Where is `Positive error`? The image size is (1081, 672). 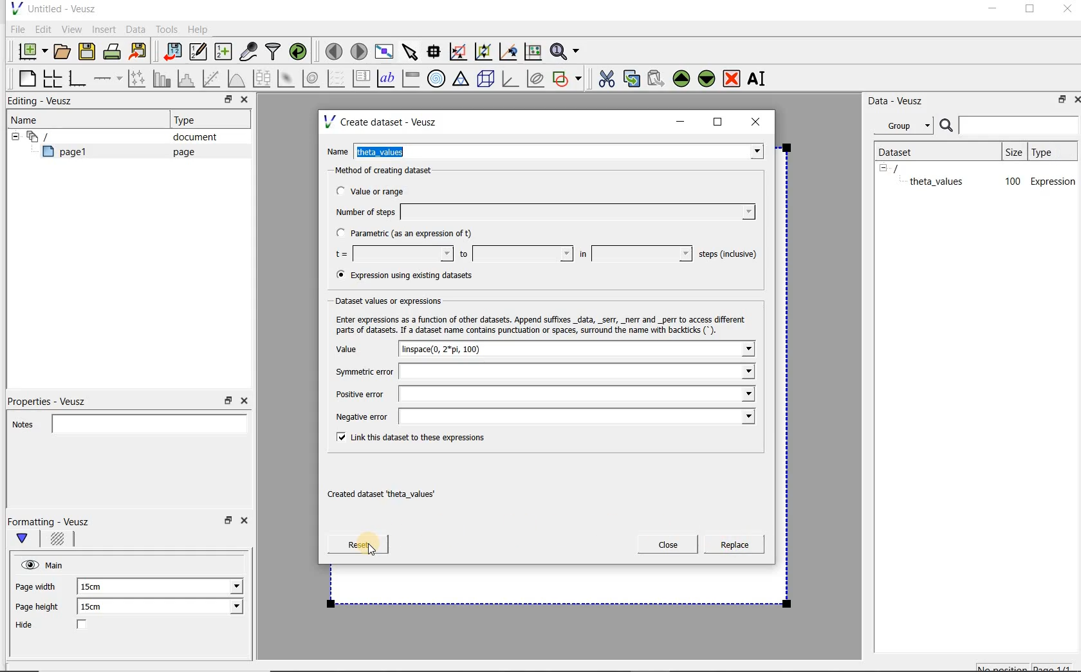 Positive error is located at coordinates (540, 394).